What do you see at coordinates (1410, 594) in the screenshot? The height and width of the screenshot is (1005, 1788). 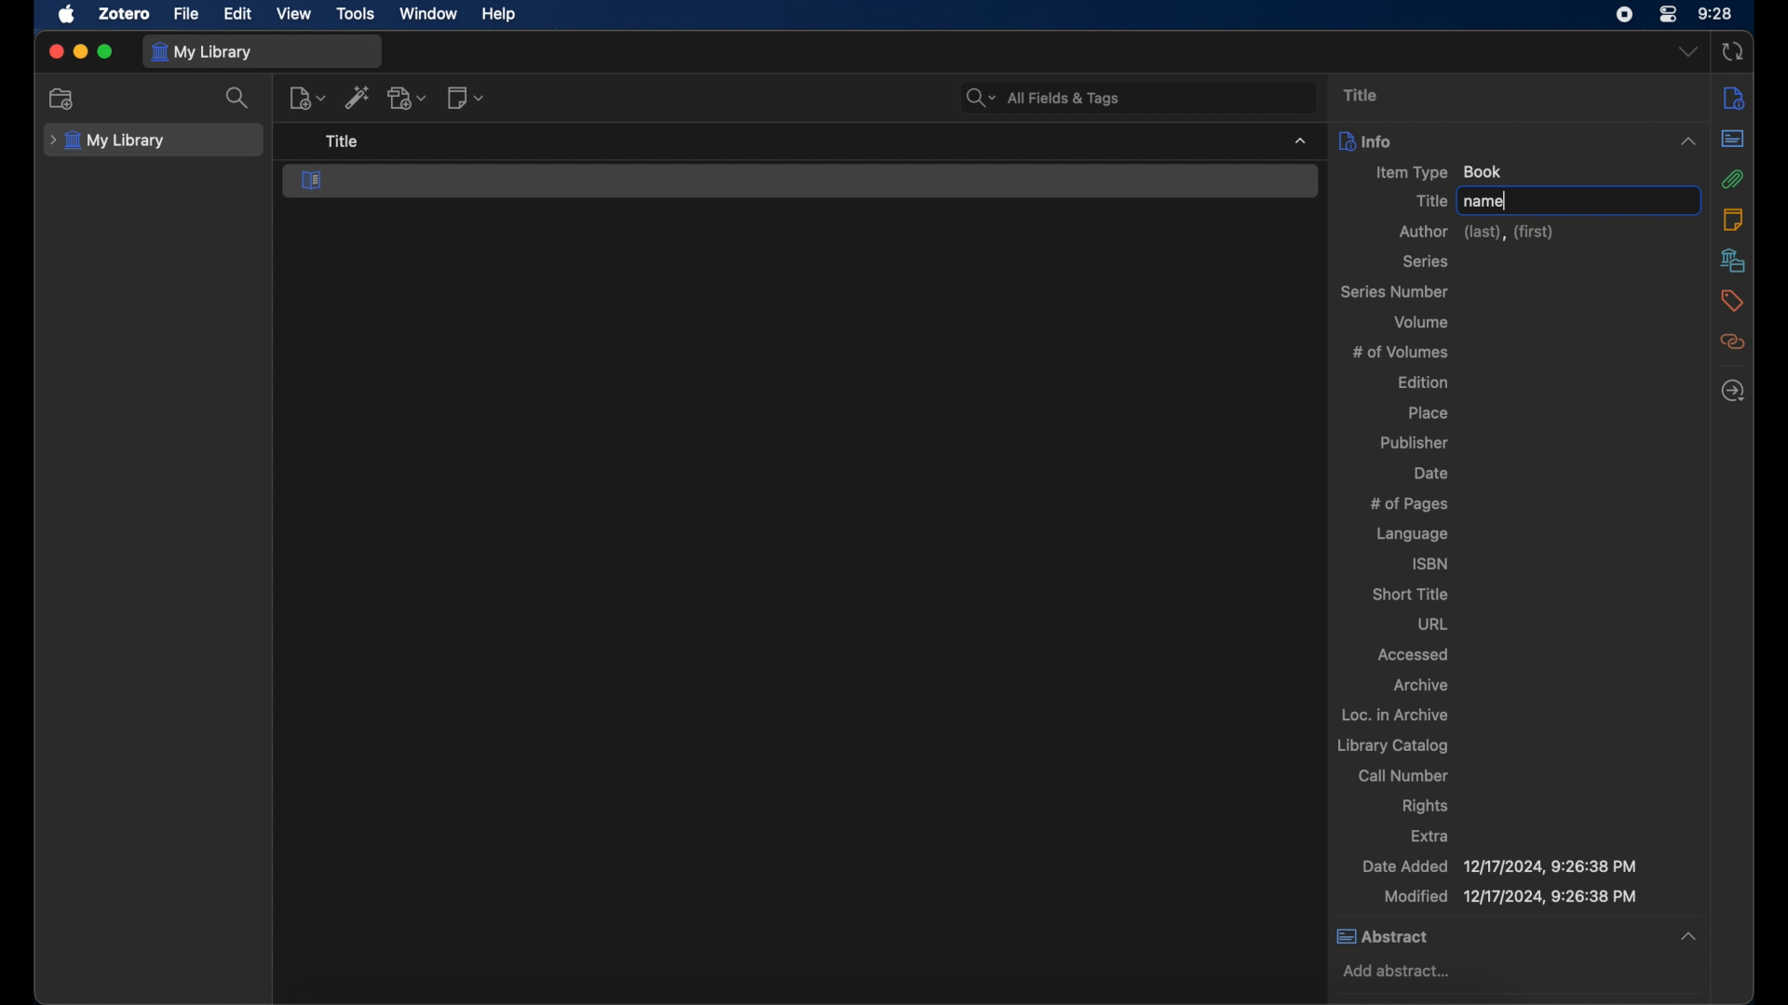 I see `short title` at bounding box center [1410, 594].